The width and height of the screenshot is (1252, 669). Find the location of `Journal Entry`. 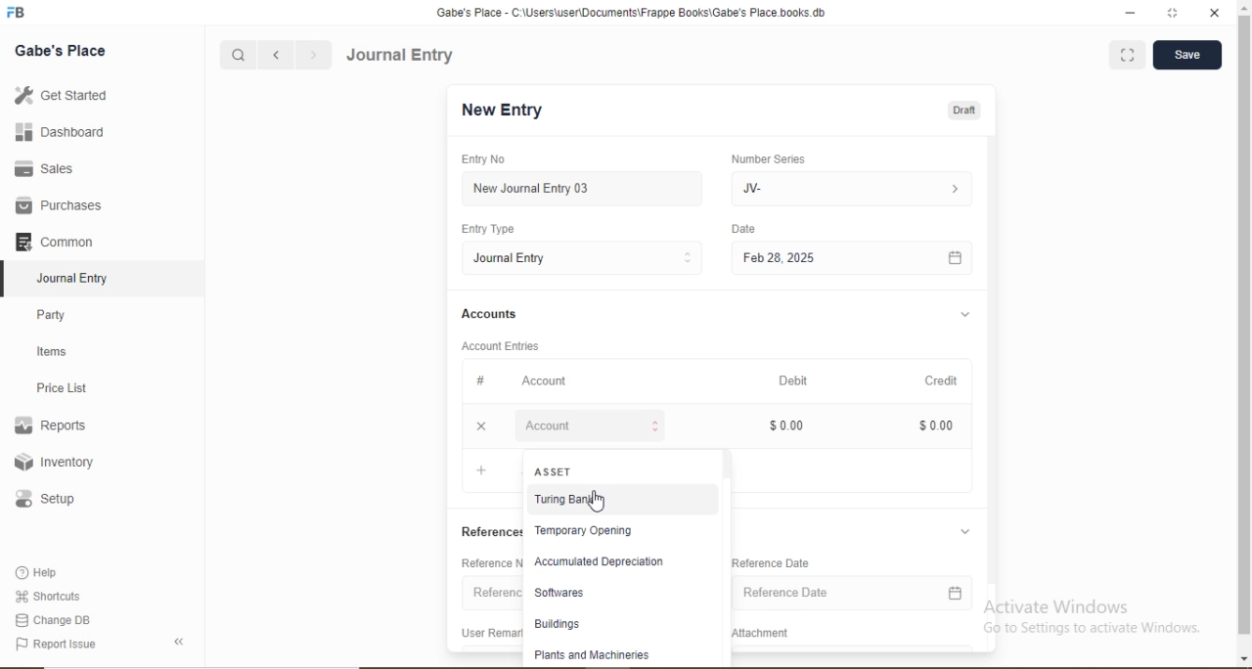

Journal Entry is located at coordinates (514, 258).